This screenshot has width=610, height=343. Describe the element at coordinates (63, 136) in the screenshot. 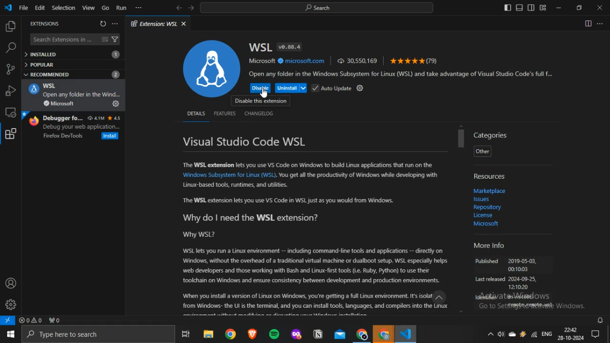

I see `Firefox DevTools` at that location.